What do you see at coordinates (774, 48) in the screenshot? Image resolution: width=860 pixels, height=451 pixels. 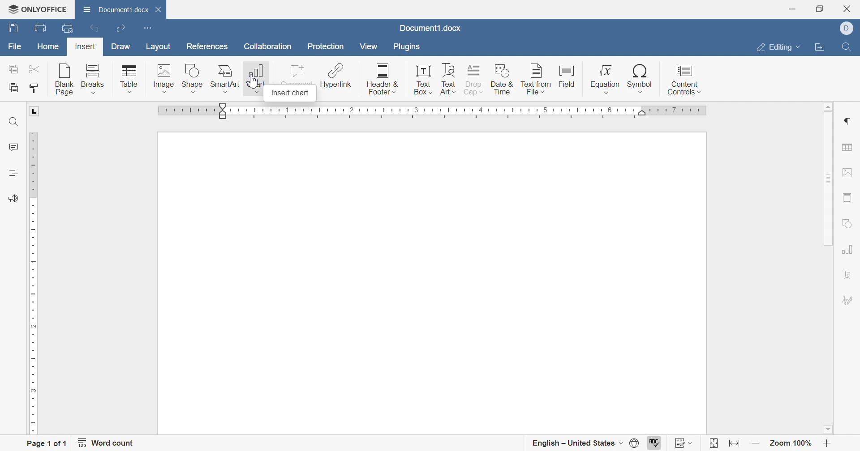 I see `Editing` at bounding box center [774, 48].